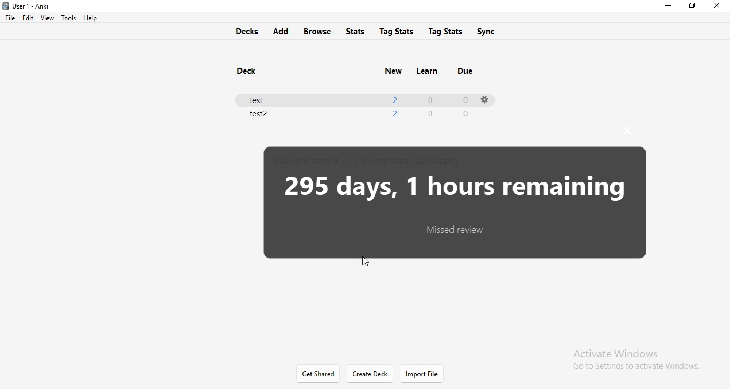 This screenshot has width=730, height=389. I want to click on 0, so click(464, 113).